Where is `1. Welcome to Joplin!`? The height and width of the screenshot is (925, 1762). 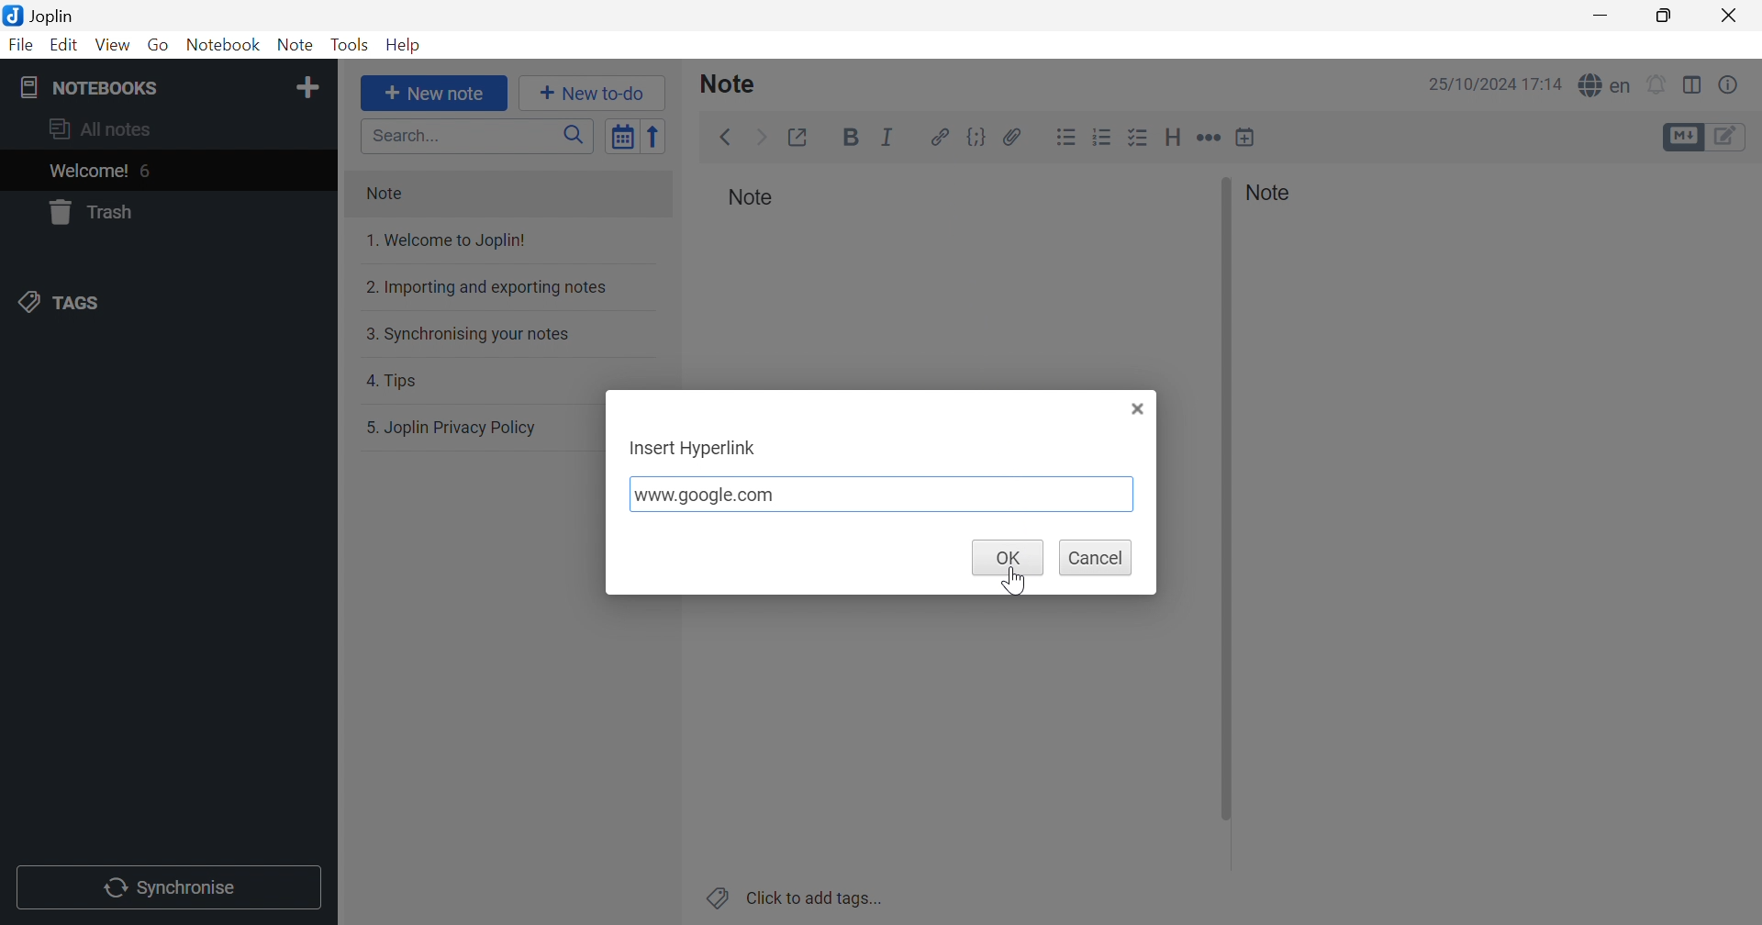 1. Welcome to Joplin! is located at coordinates (497, 242).